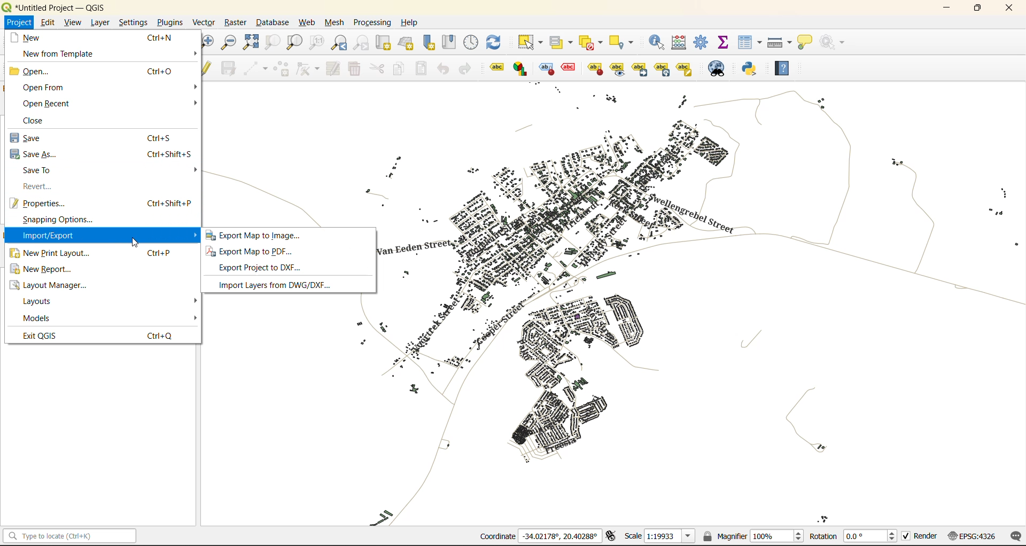 The image size is (1026, 546). Describe the element at coordinates (43, 202) in the screenshot. I see `properties` at that location.